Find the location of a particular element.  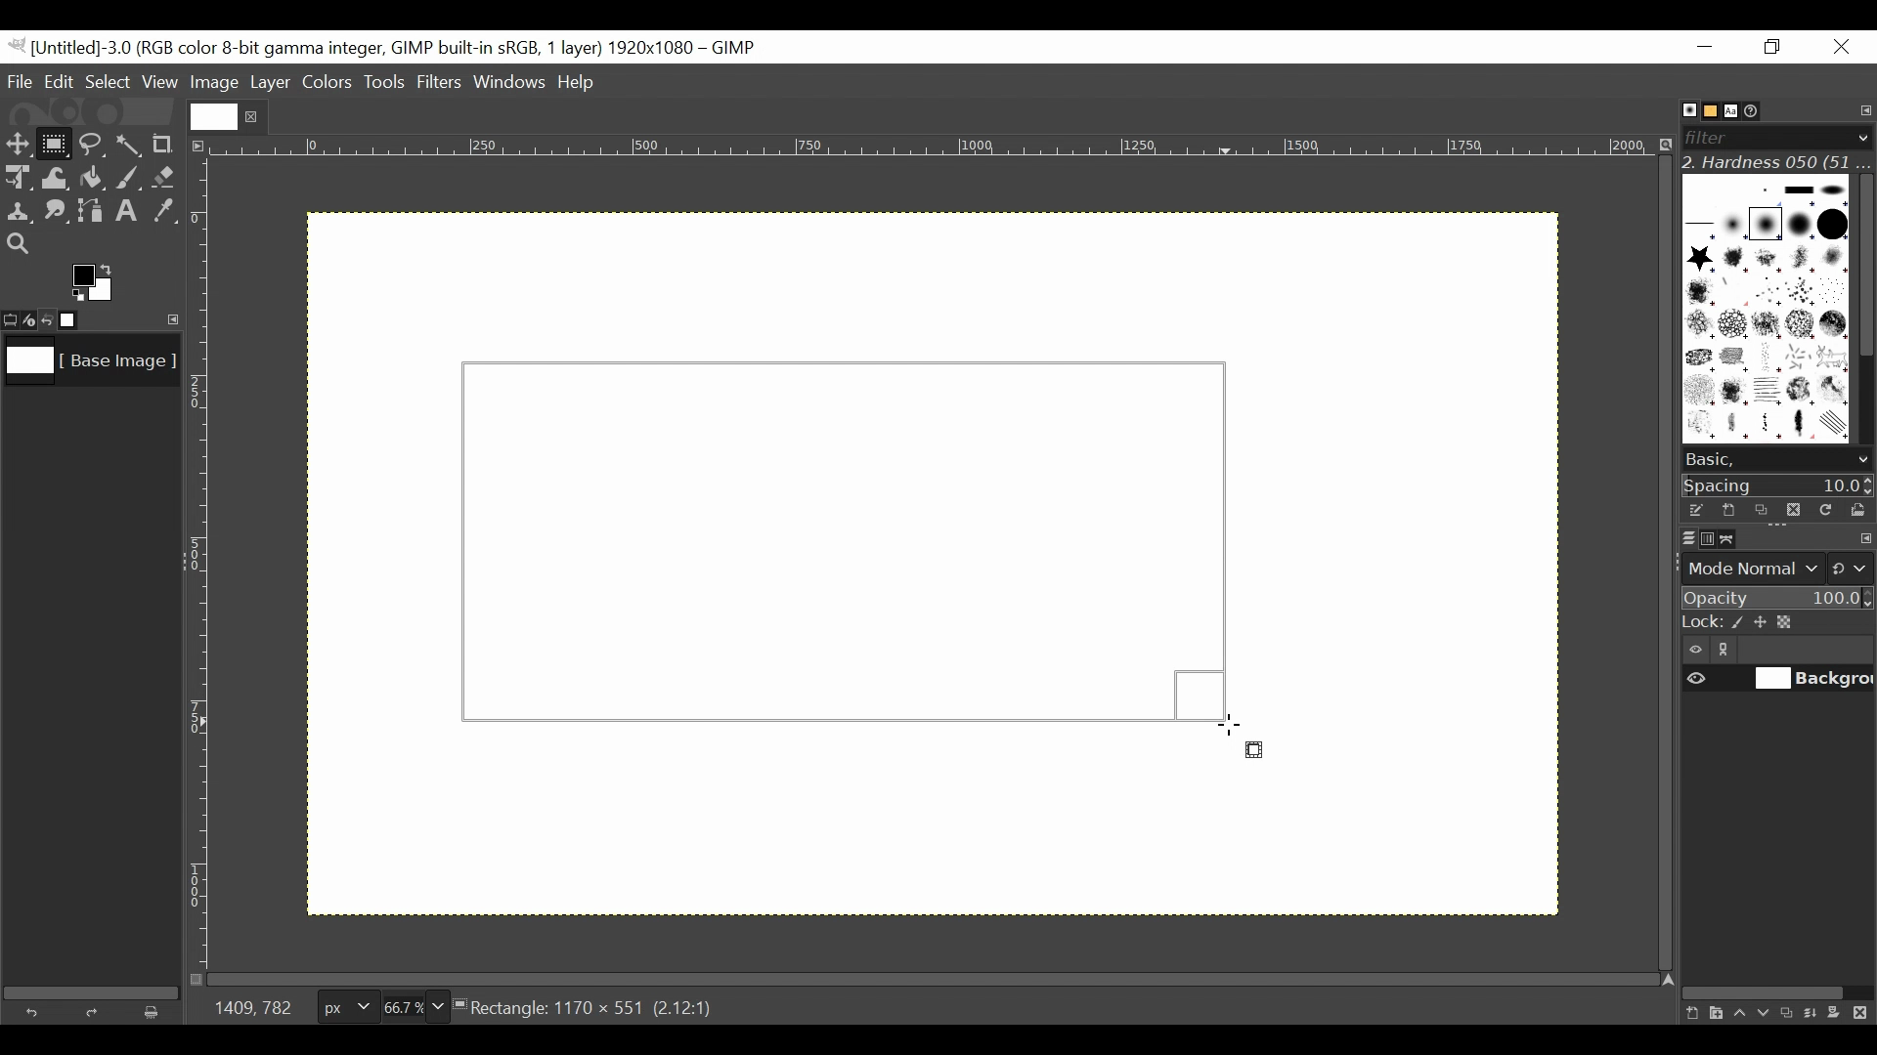

Redo is located at coordinates (96, 1012).